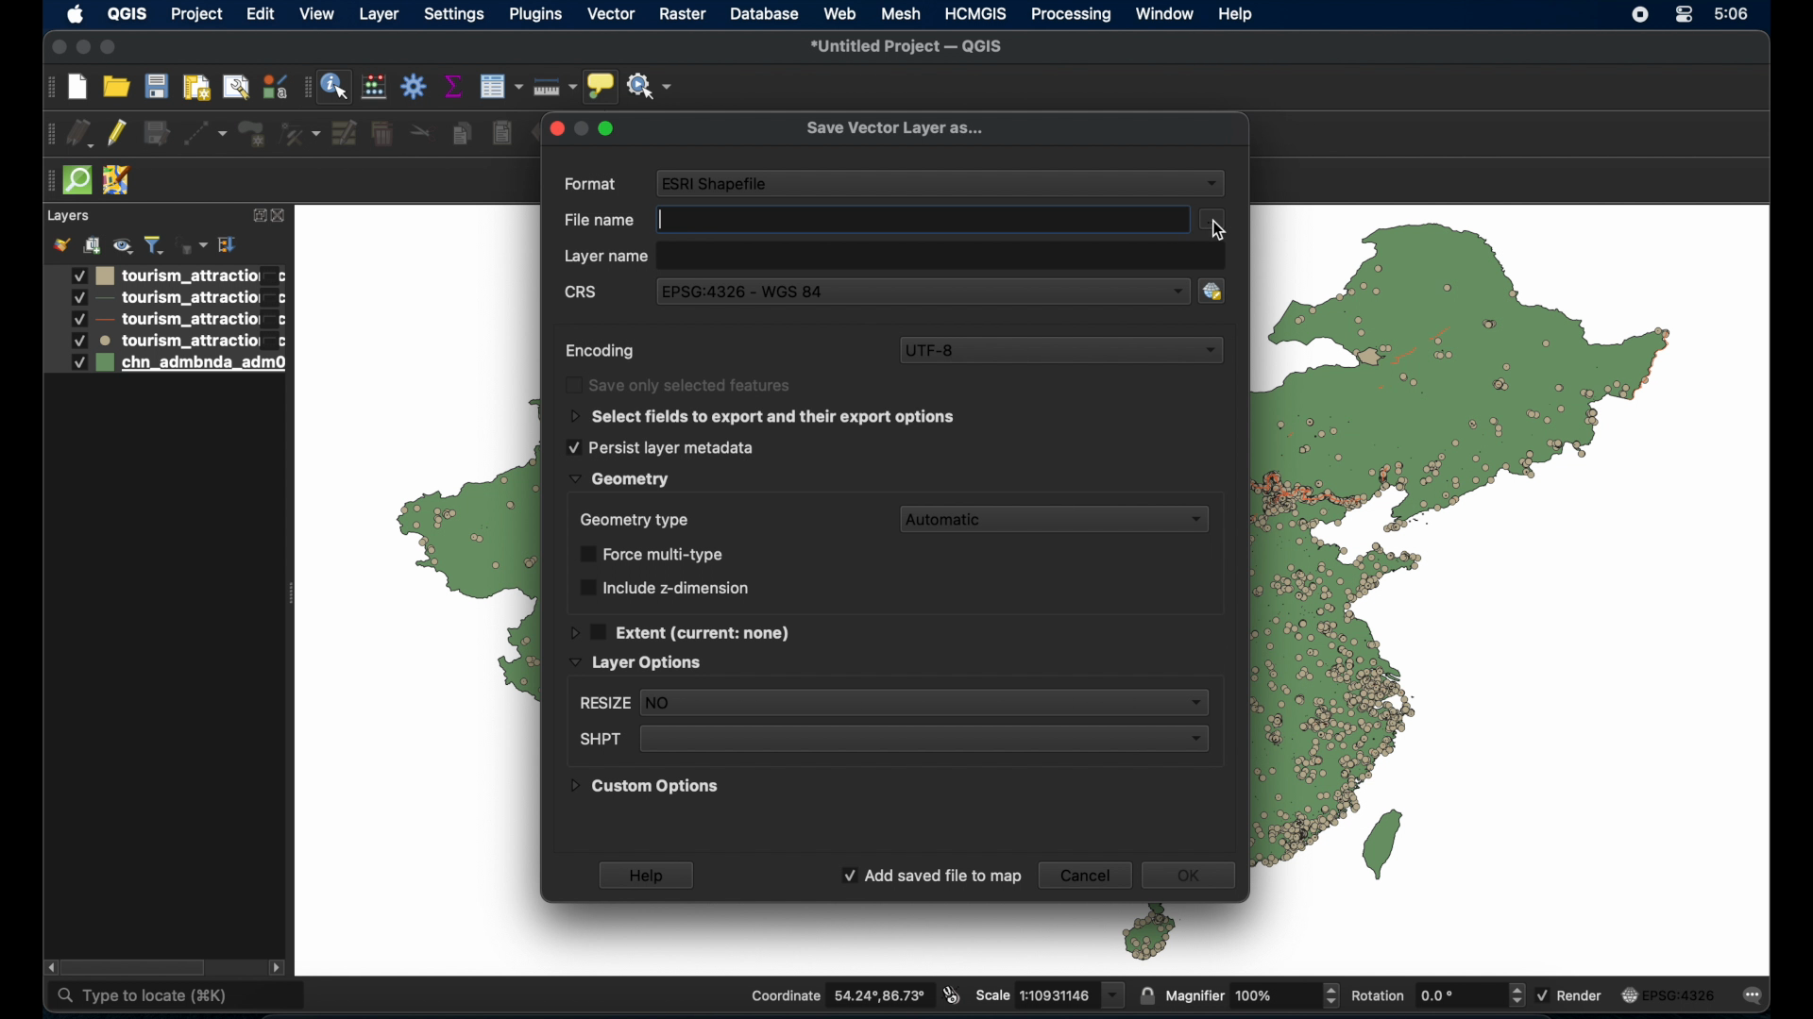 The height and width of the screenshot is (1019, 1813). I want to click on layer name, so click(605, 258).